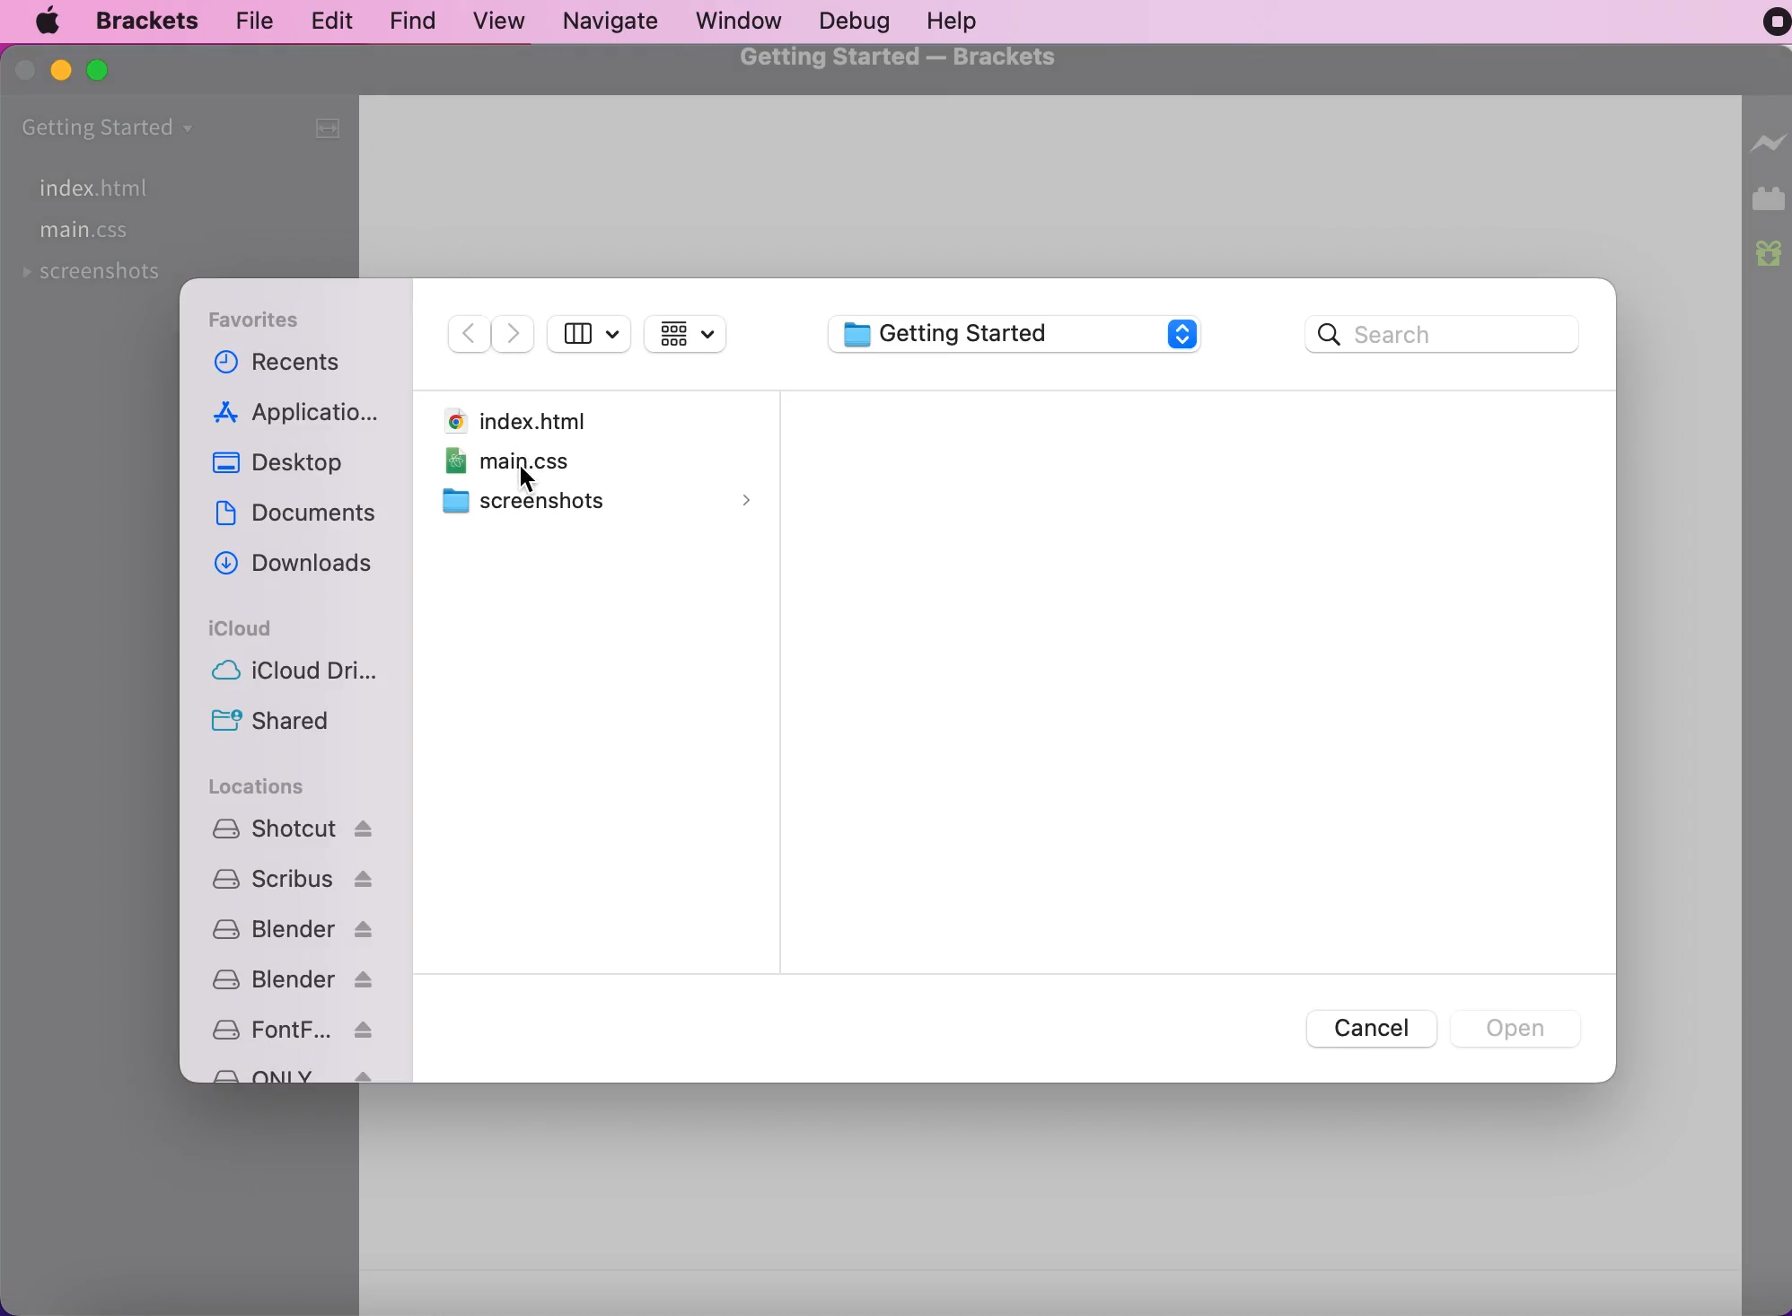 This screenshot has width=1792, height=1316. What do you see at coordinates (299, 412) in the screenshot?
I see `applications` at bounding box center [299, 412].